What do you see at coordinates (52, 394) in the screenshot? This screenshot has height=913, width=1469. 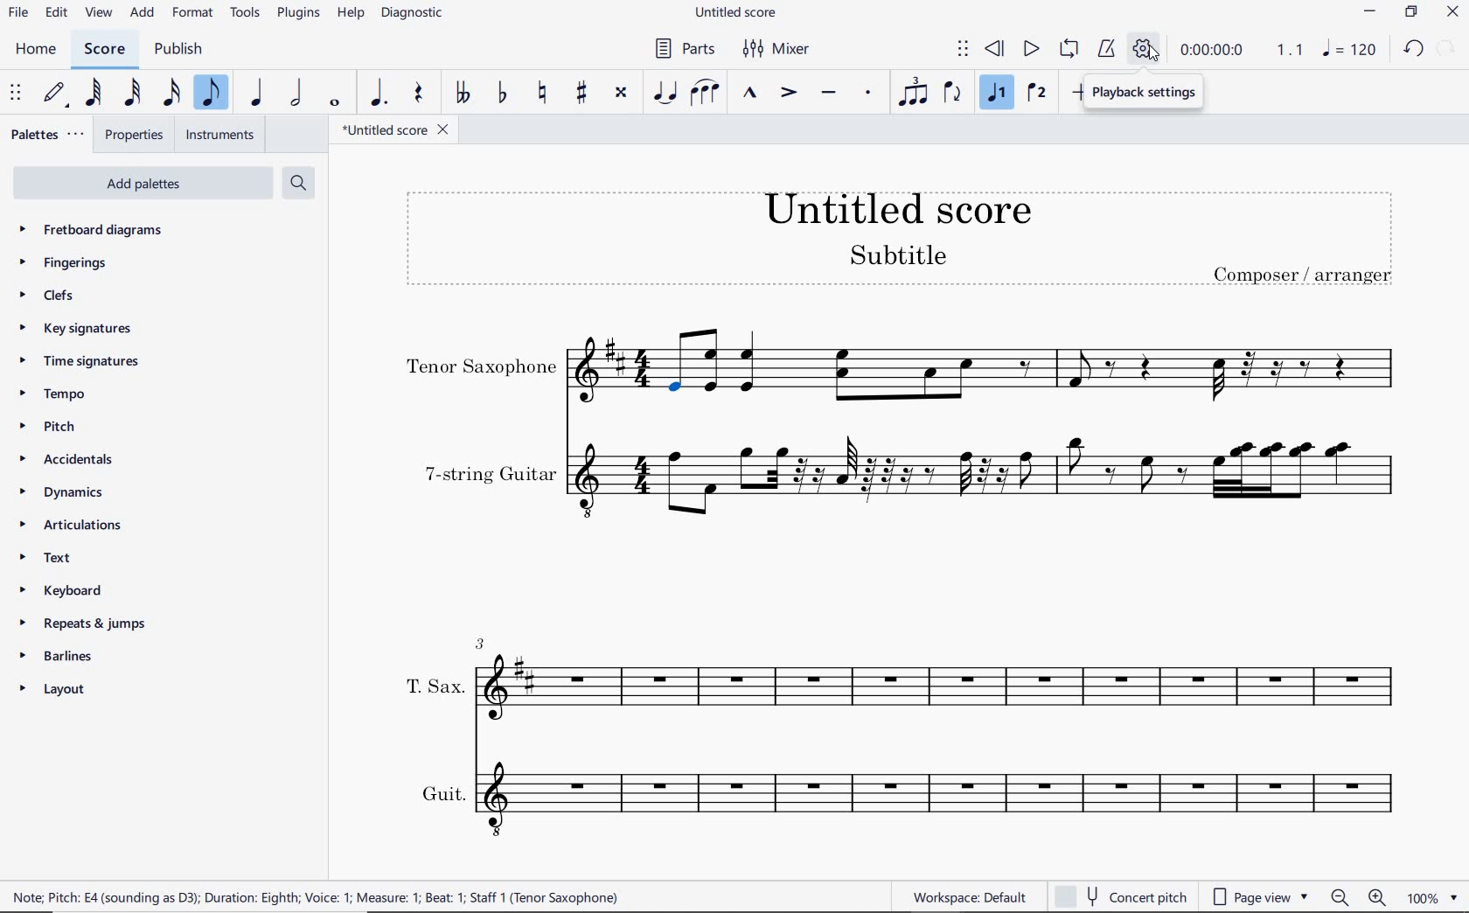 I see `TEMPO` at bounding box center [52, 394].